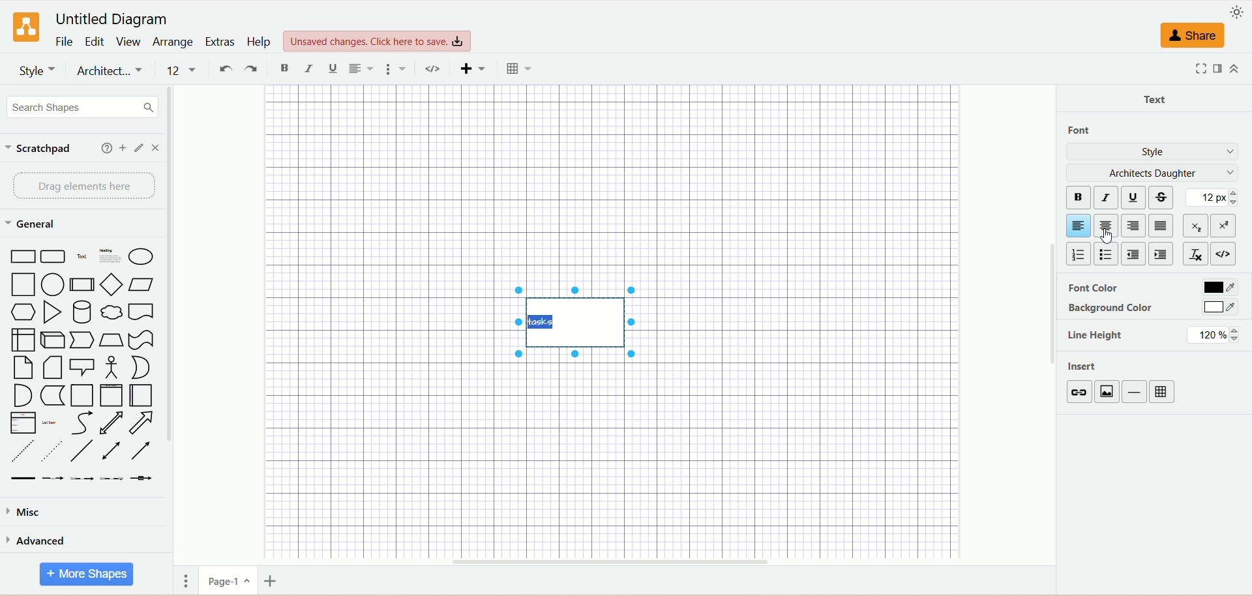 The image size is (1252, 596). Describe the element at coordinates (361, 70) in the screenshot. I see `Alignment` at that location.